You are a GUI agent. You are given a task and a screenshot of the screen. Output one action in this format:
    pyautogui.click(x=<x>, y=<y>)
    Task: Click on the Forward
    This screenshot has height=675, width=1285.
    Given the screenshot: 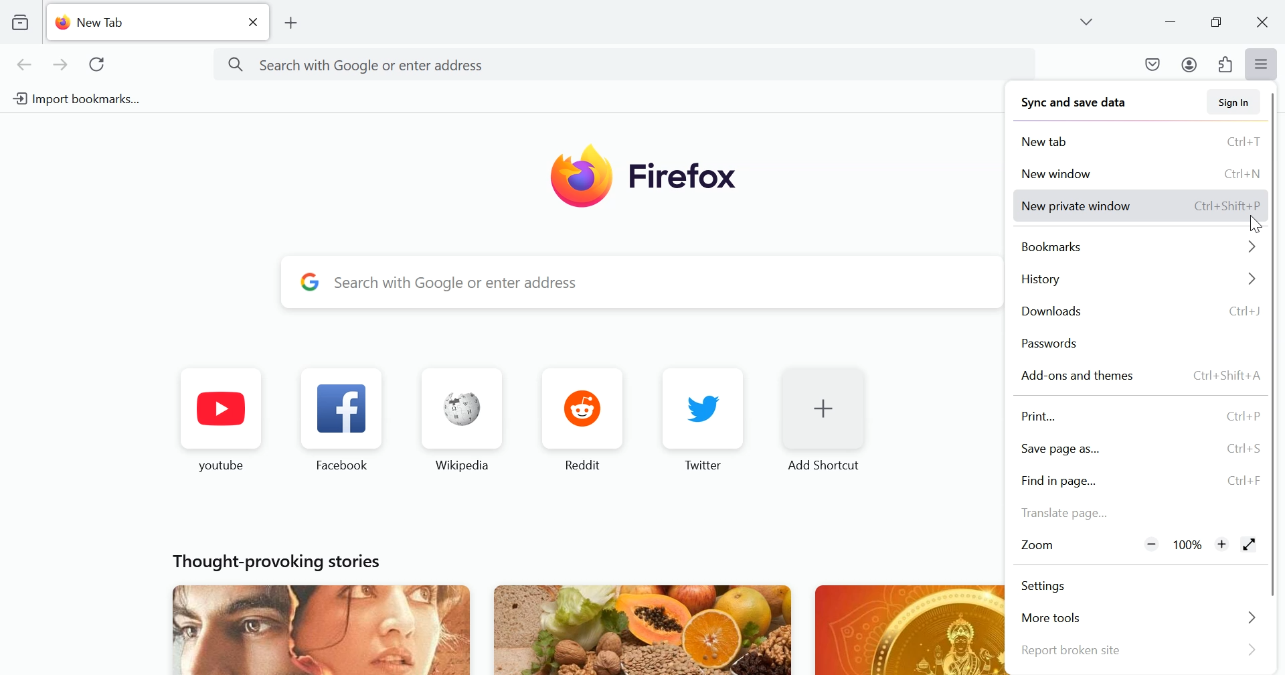 What is the action you would take?
    pyautogui.click(x=60, y=66)
    